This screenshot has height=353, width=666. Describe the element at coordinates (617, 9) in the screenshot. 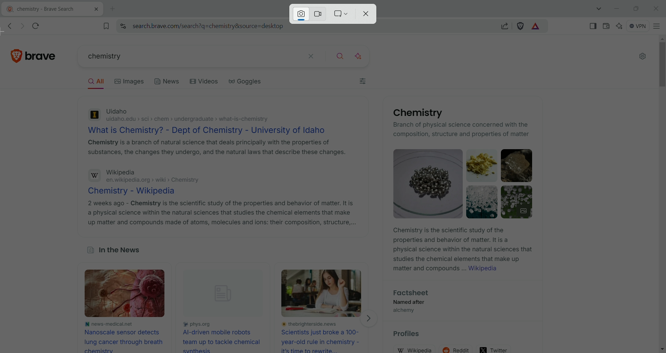

I see `minimize` at that location.